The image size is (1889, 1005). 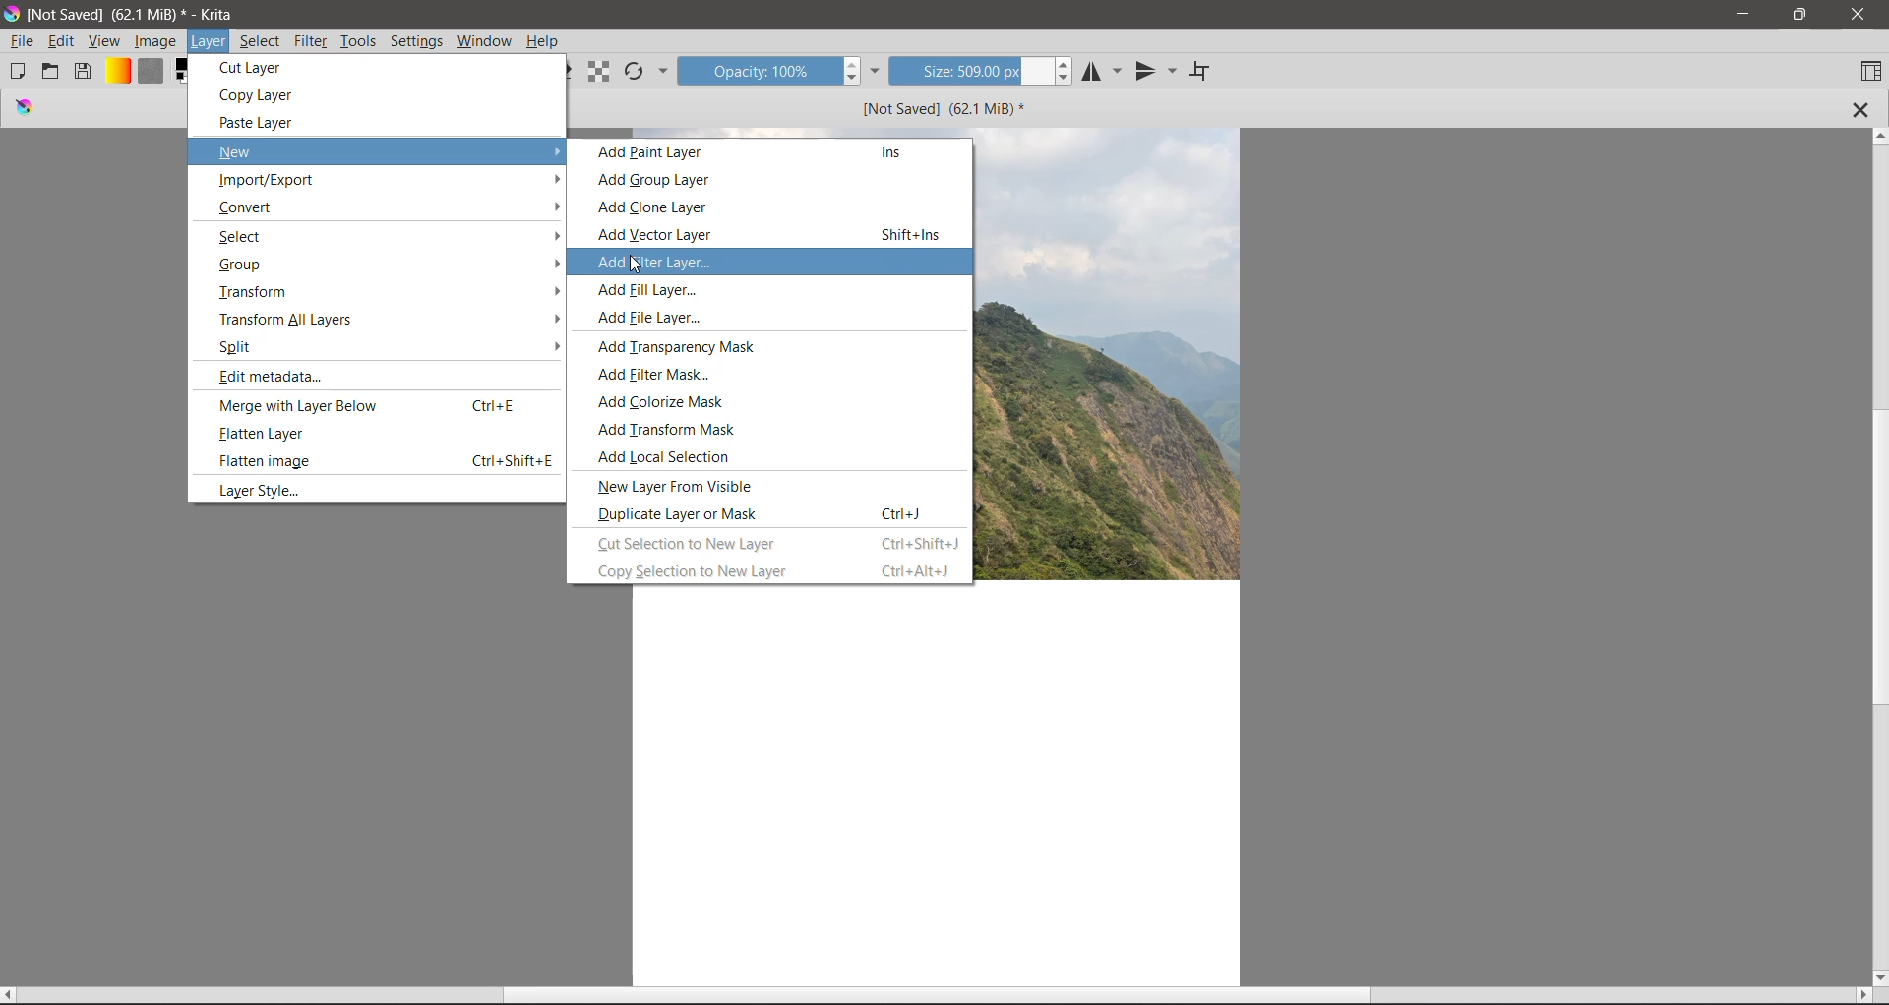 I want to click on logo, so click(x=25, y=110).